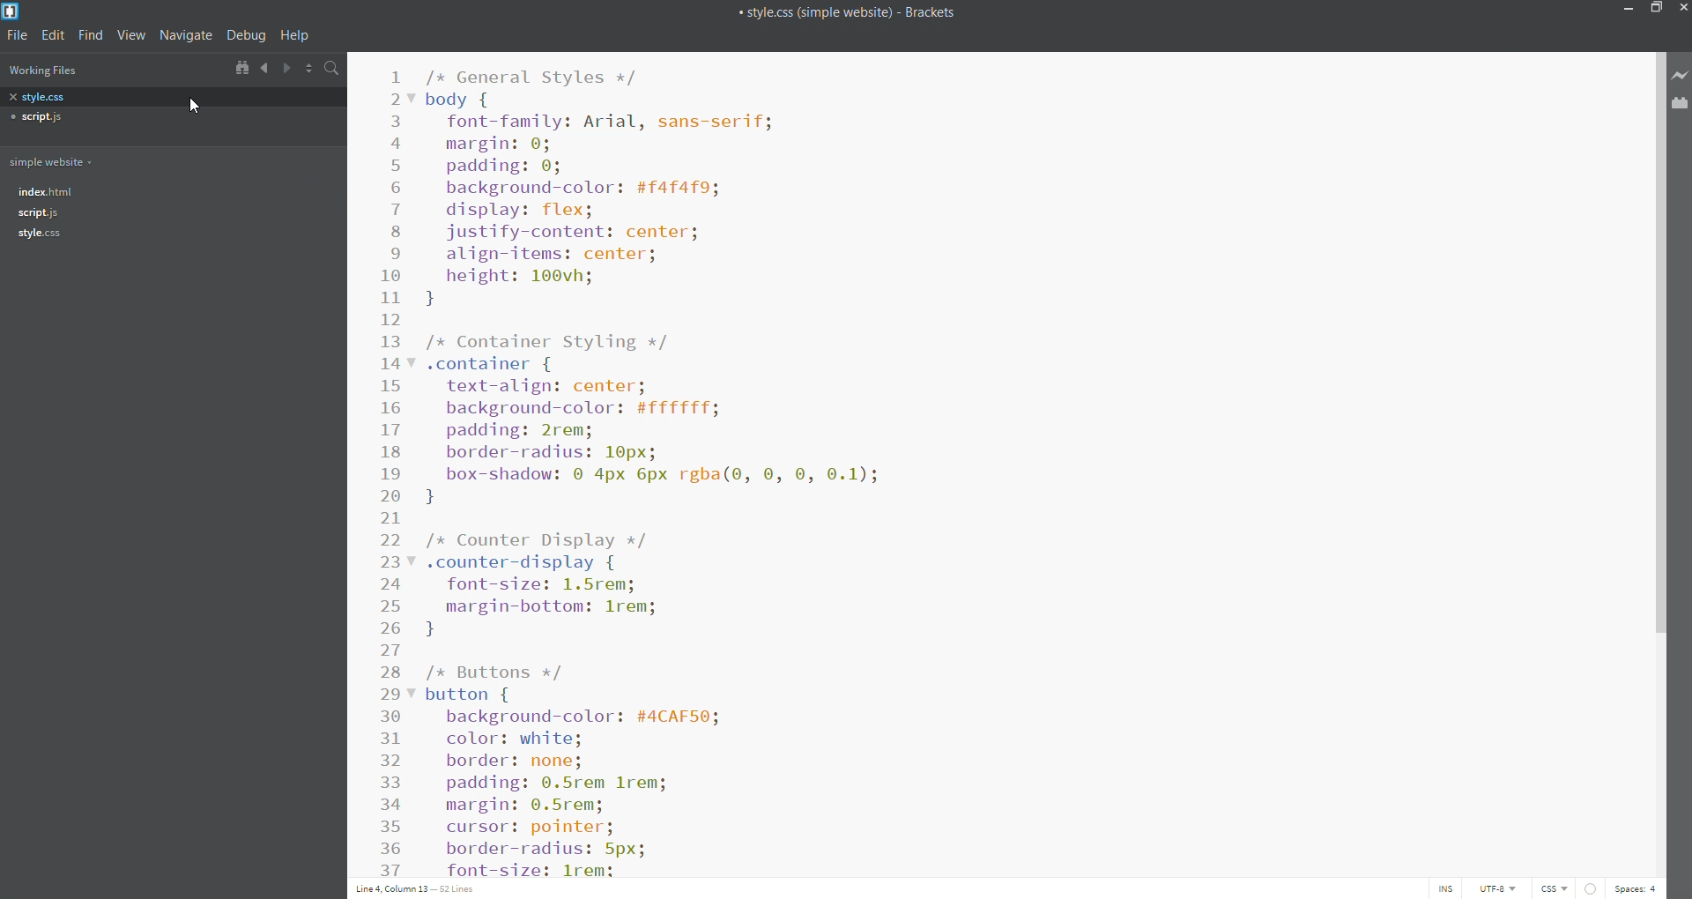 Image resolution: width=1692 pixels, height=899 pixels. Describe the element at coordinates (170, 213) in the screenshot. I see `script.js` at that location.